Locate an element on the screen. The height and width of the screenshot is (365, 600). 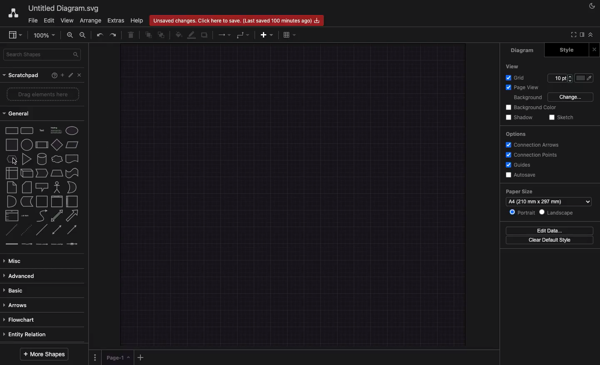
Zoom is located at coordinates (44, 37).